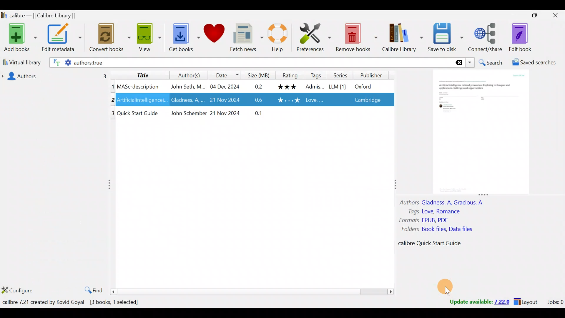 The image size is (565, 318). I want to click on Series, so click(343, 75).